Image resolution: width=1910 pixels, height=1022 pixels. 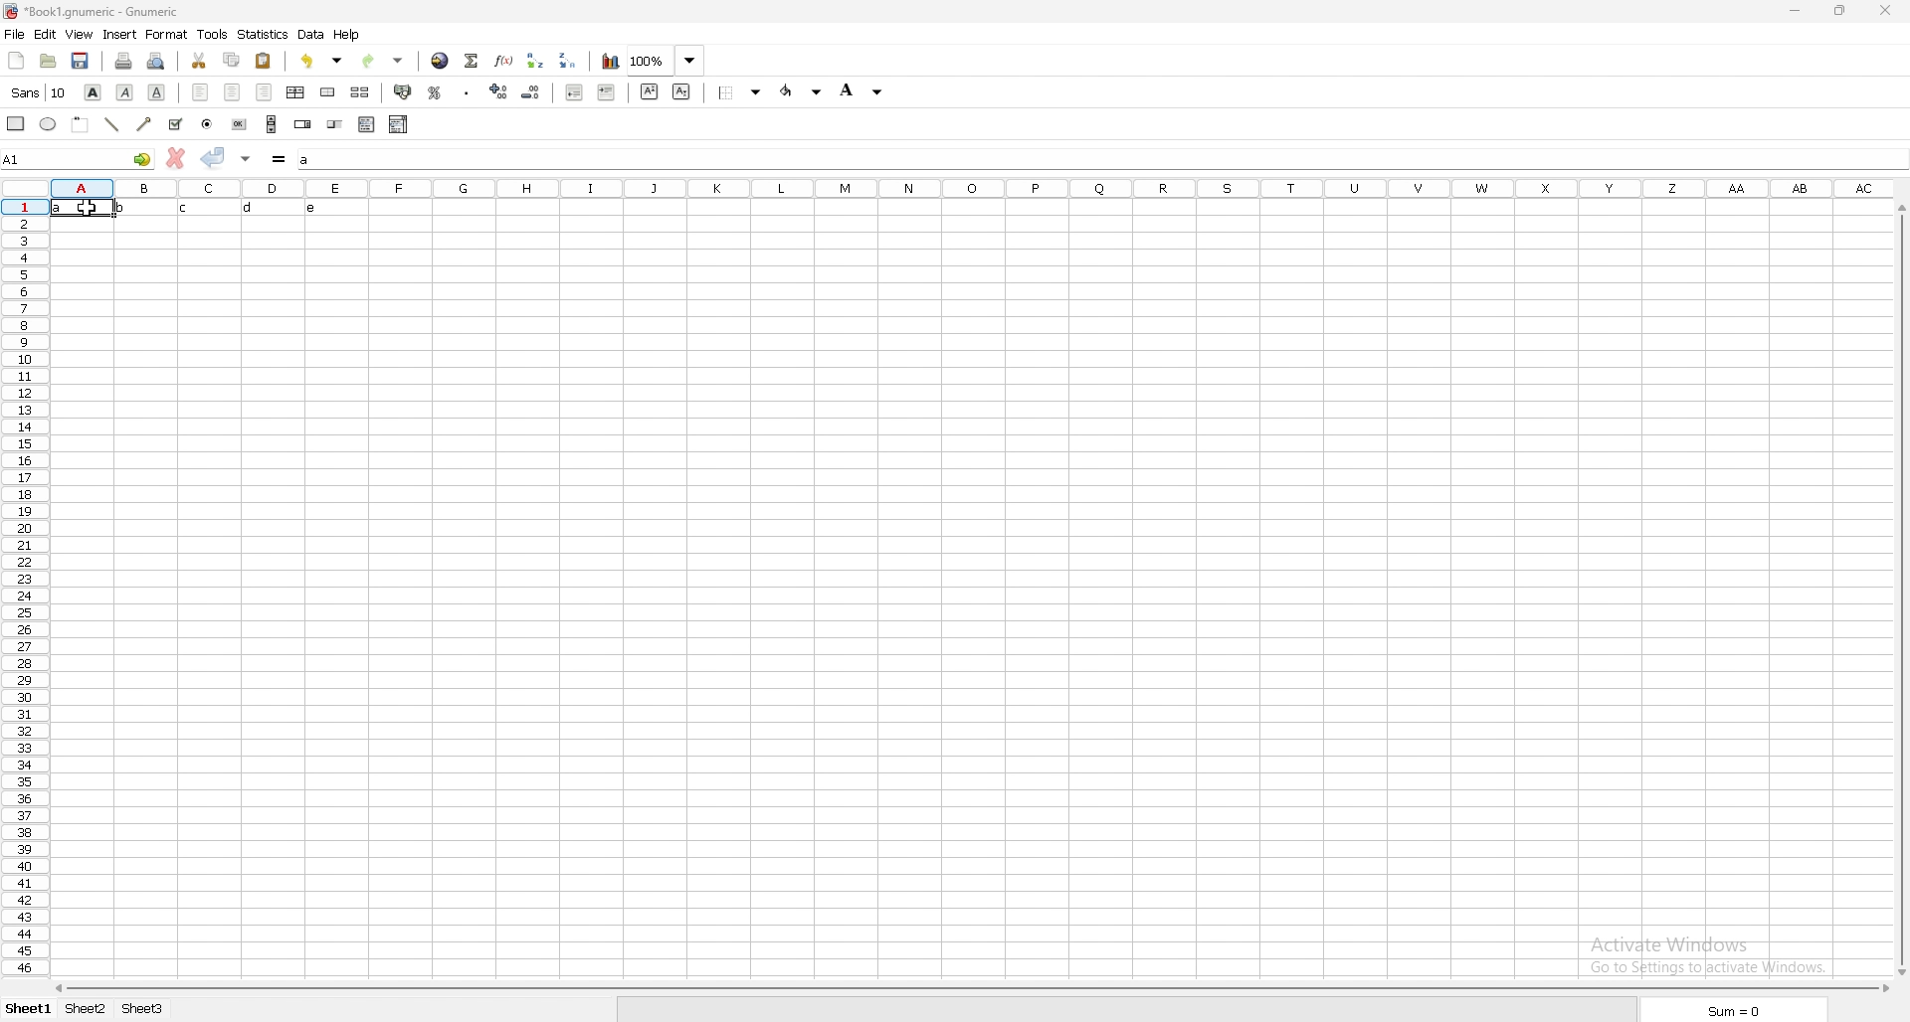 I want to click on sort ascending, so click(x=536, y=62).